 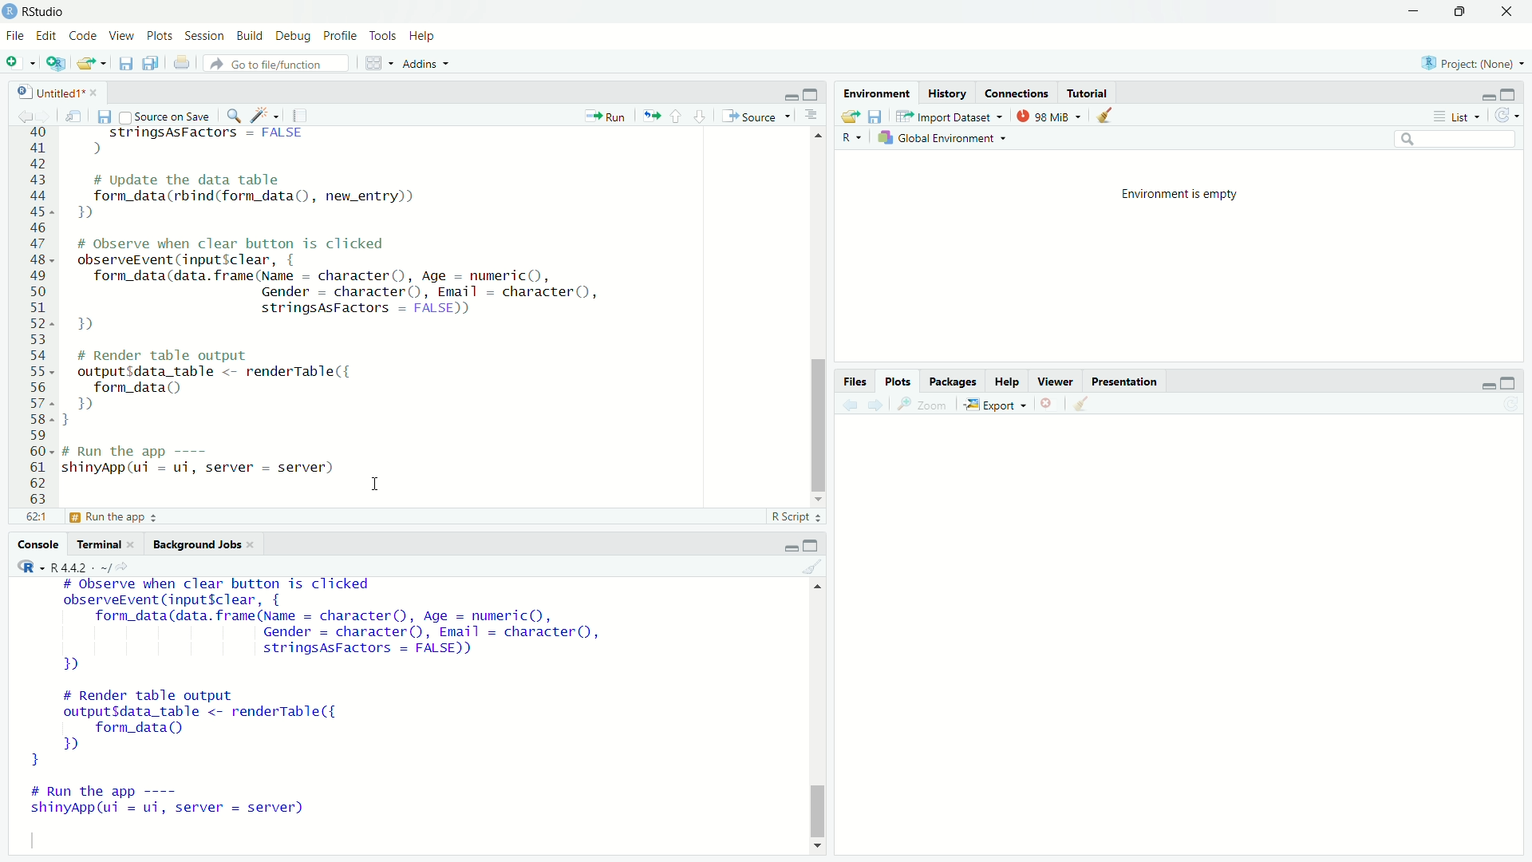 What do you see at coordinates (15, 34) in the screenshot?
I see `File` at bounding box center [15, 34].